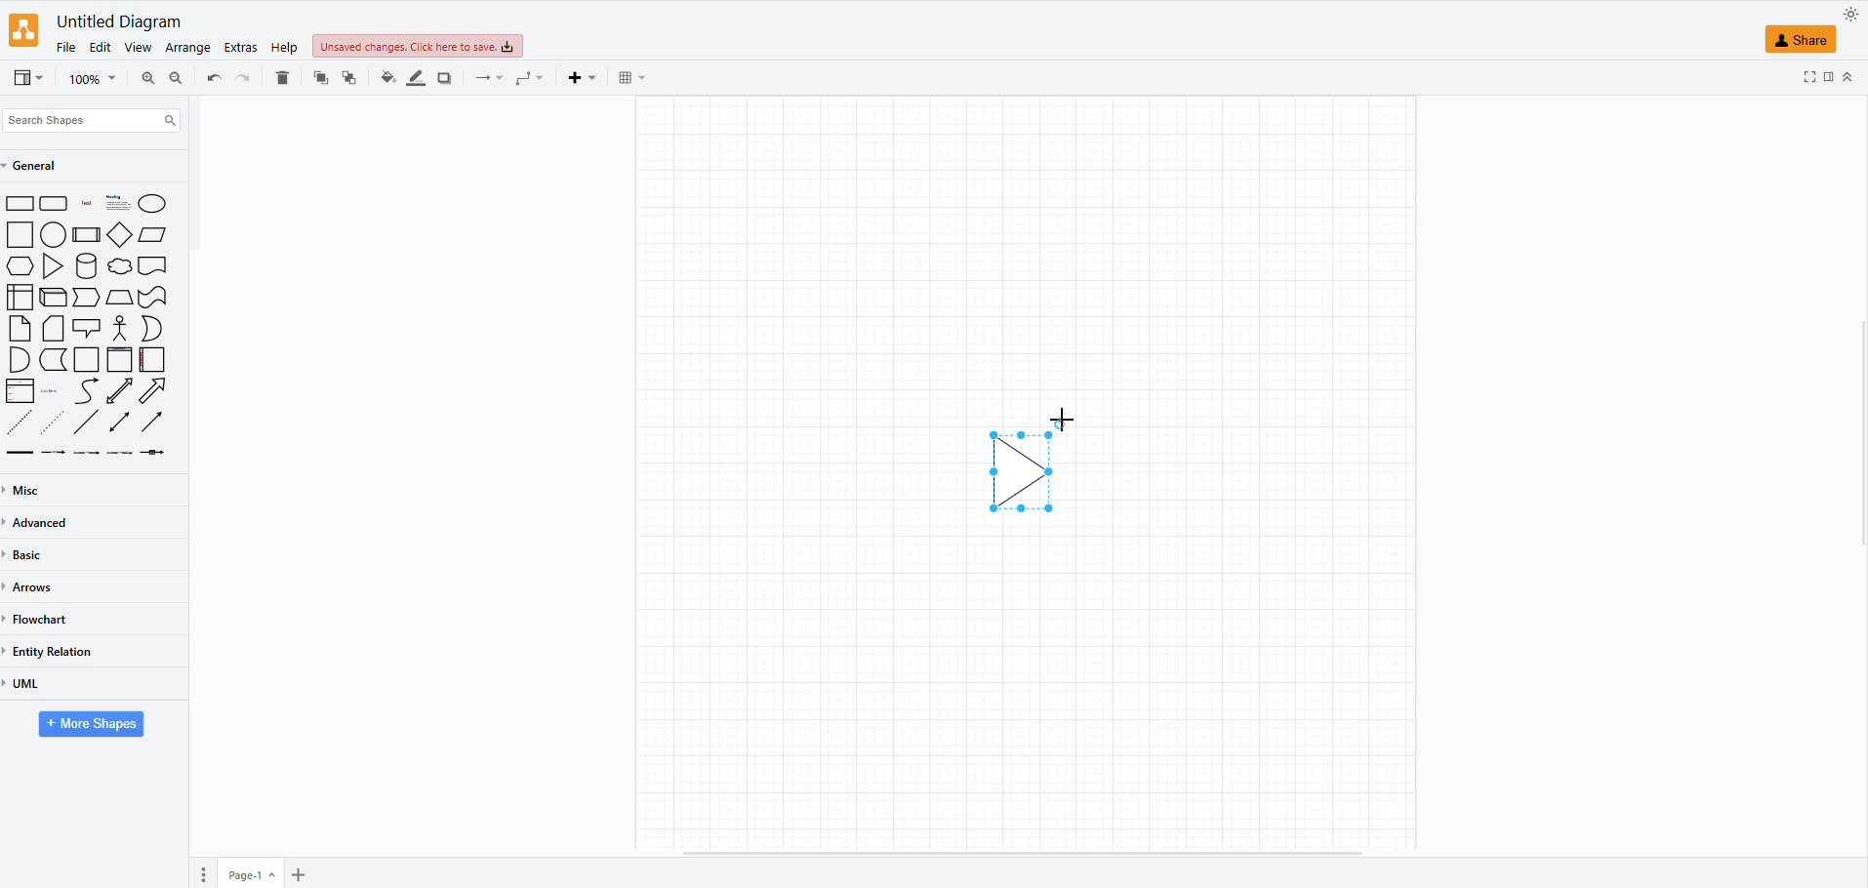 The width and height of the screenshot is (1868, 888). I want to click on insert pages, so click(296, 876).